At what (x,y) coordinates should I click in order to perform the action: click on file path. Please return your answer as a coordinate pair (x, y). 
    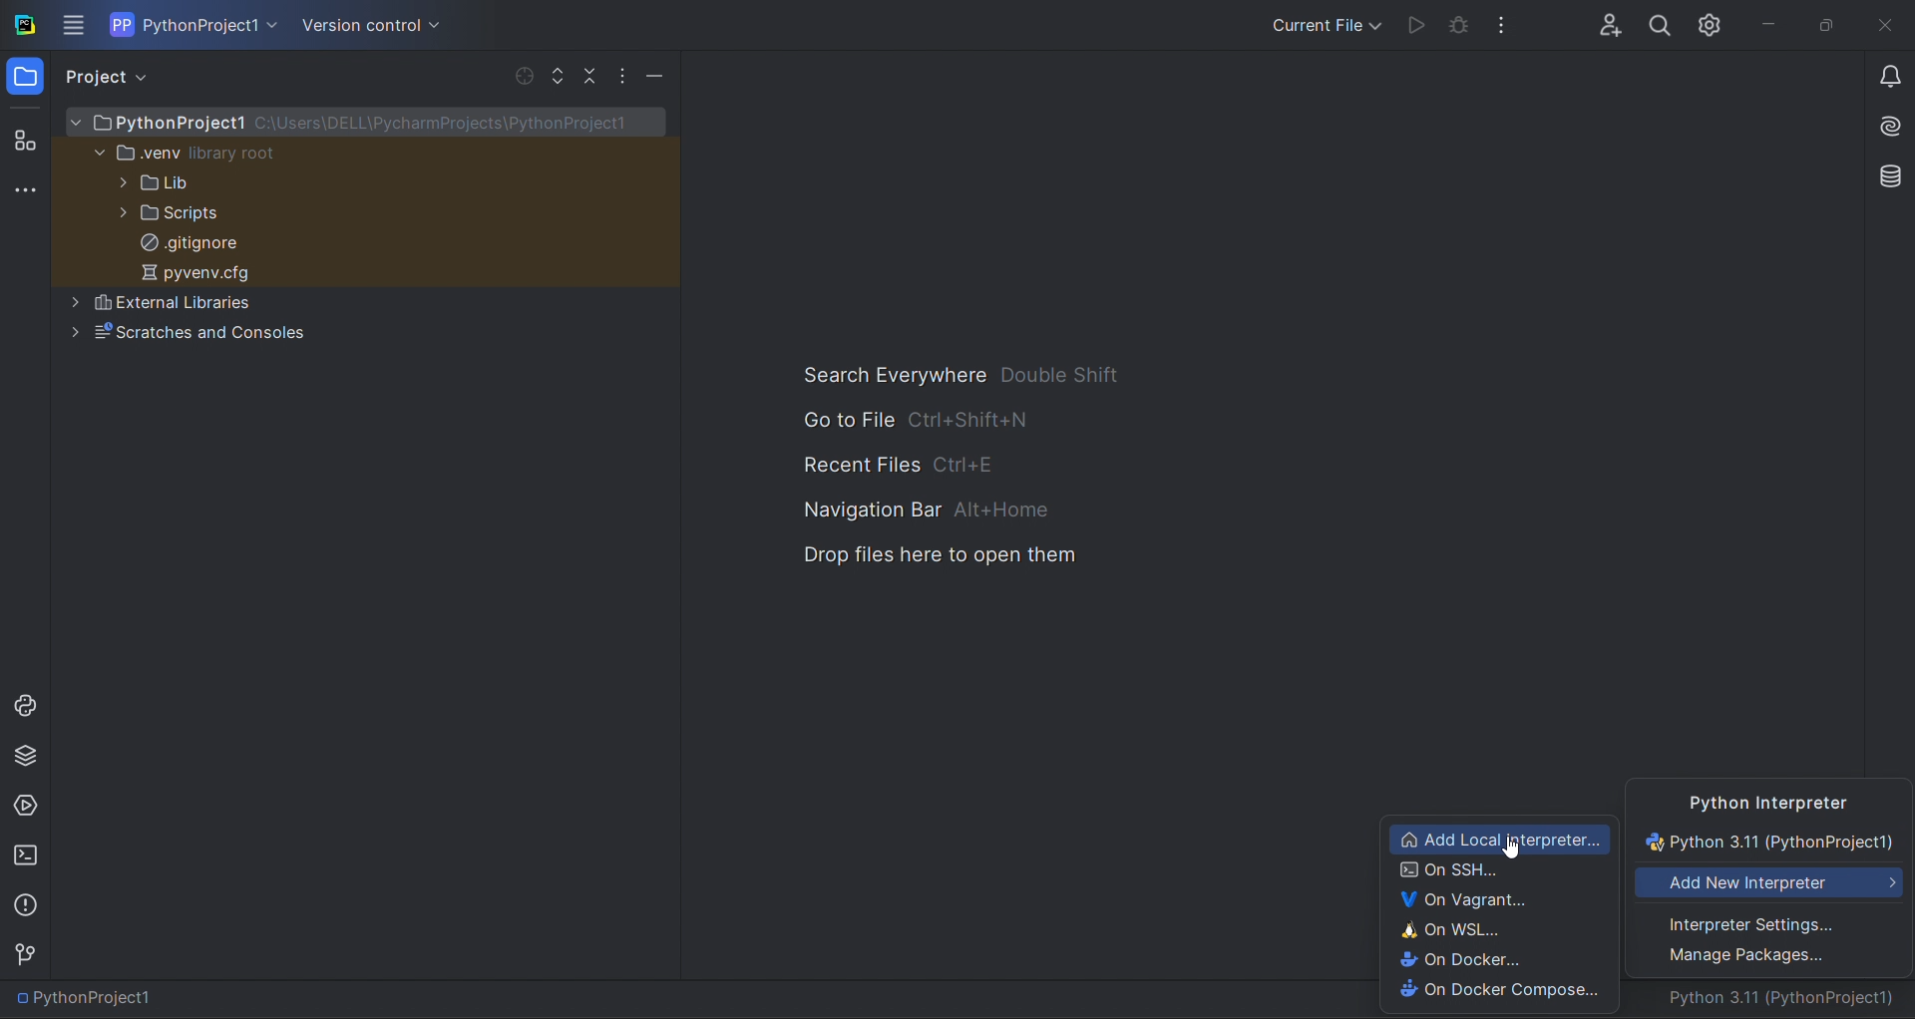
    Looking at the image, I should click on (91, 999).